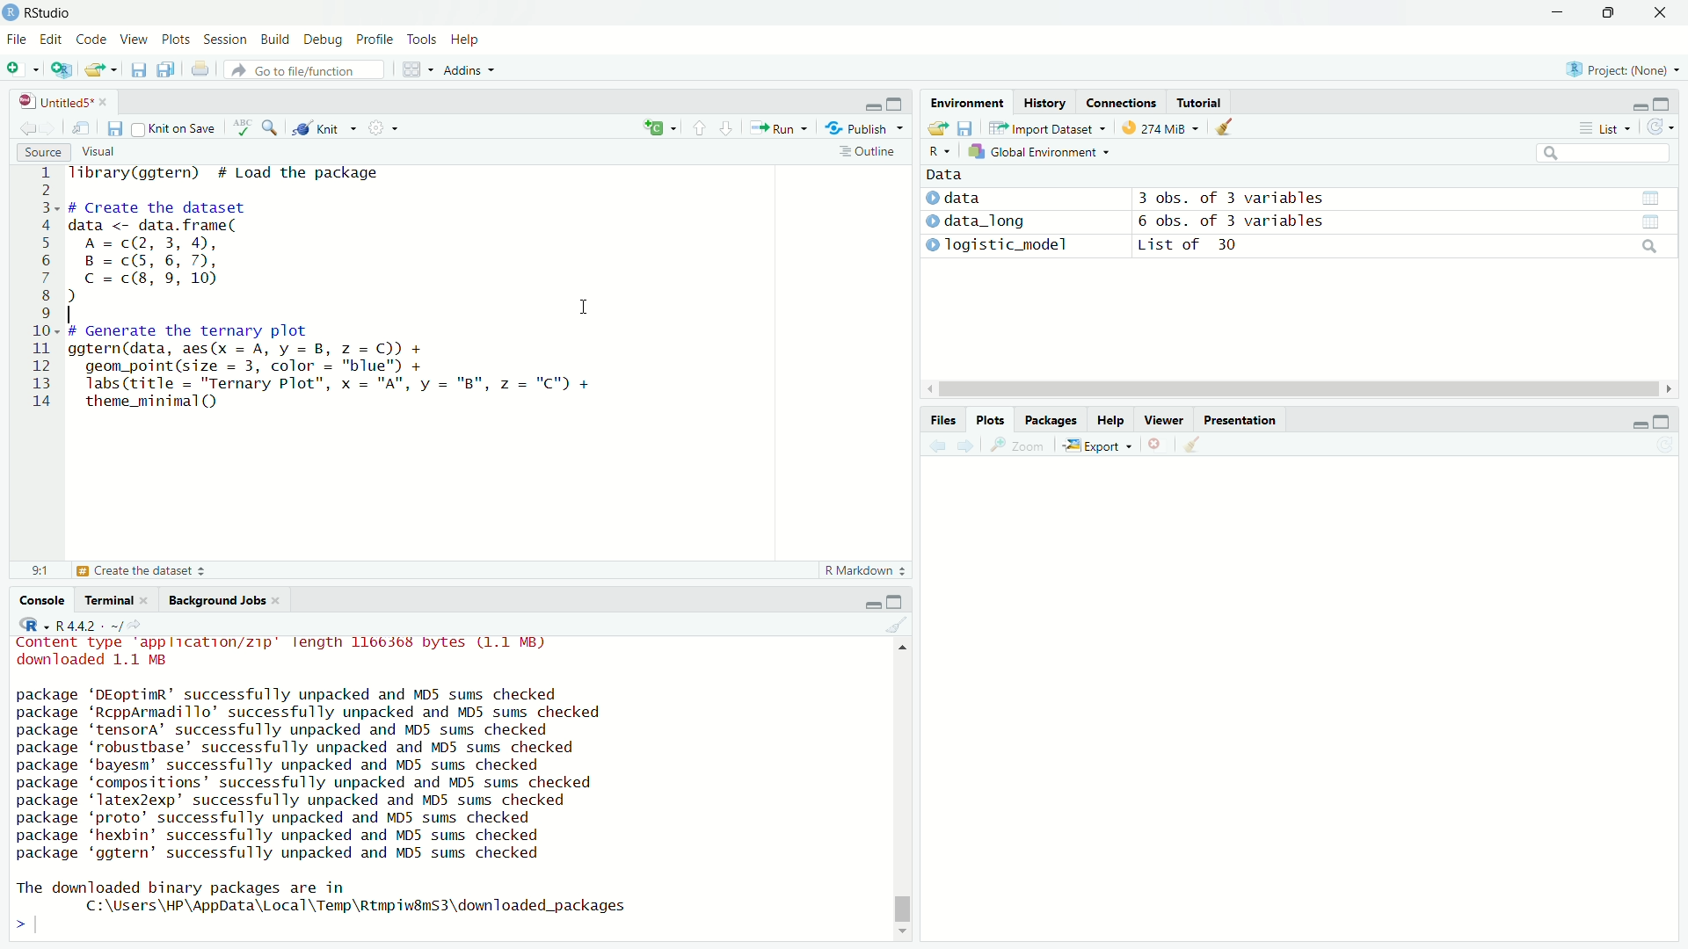 The height and width of the screenshot is (949, 1688). I want to click on Plots, so click(173, 40).